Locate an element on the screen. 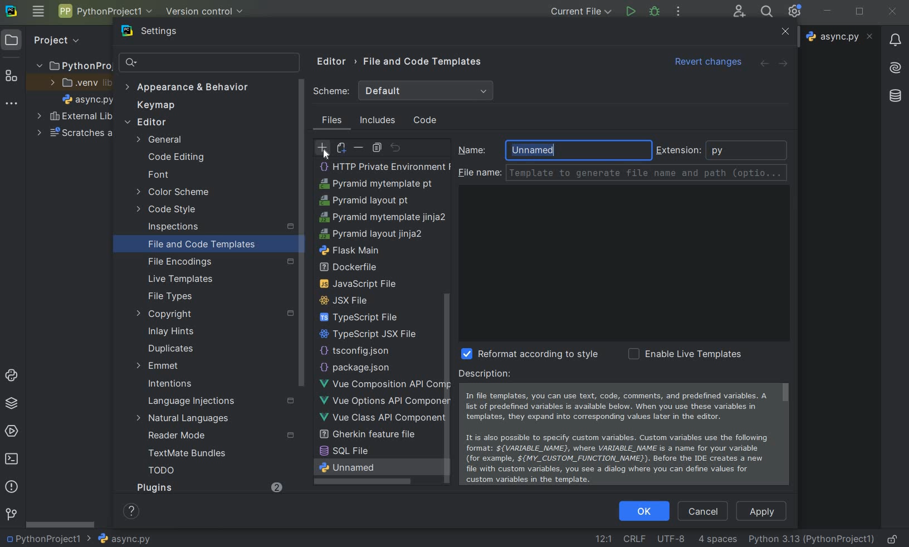 The height and width of the screenshot is (547, 909). intentions is located at coordinates (180, 384).